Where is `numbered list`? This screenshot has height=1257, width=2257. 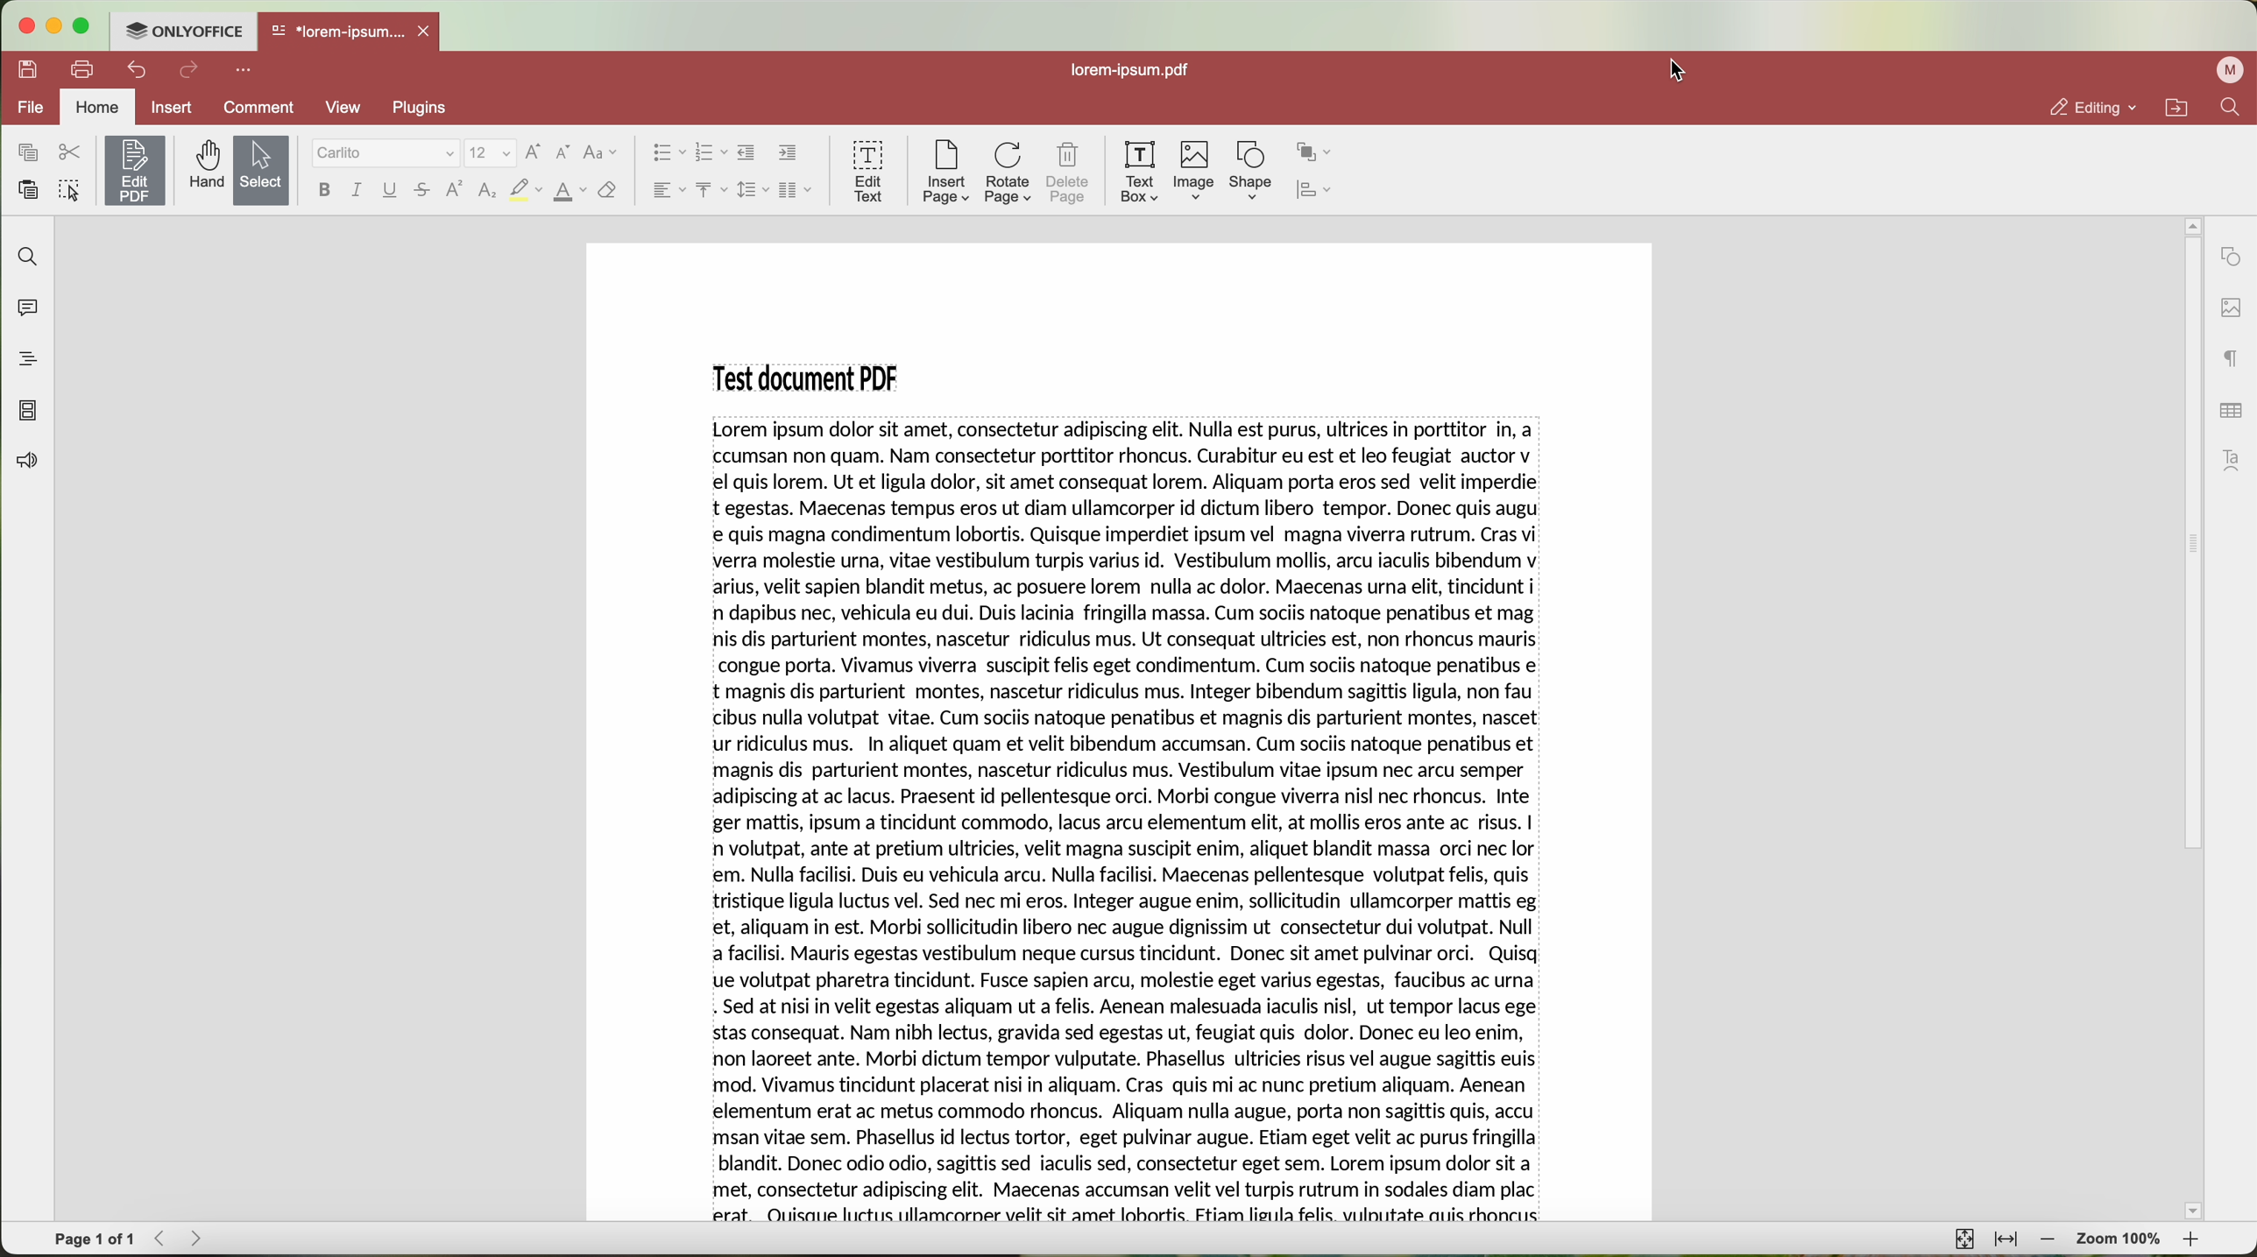
numbered list is located at coordinates (712, 154).